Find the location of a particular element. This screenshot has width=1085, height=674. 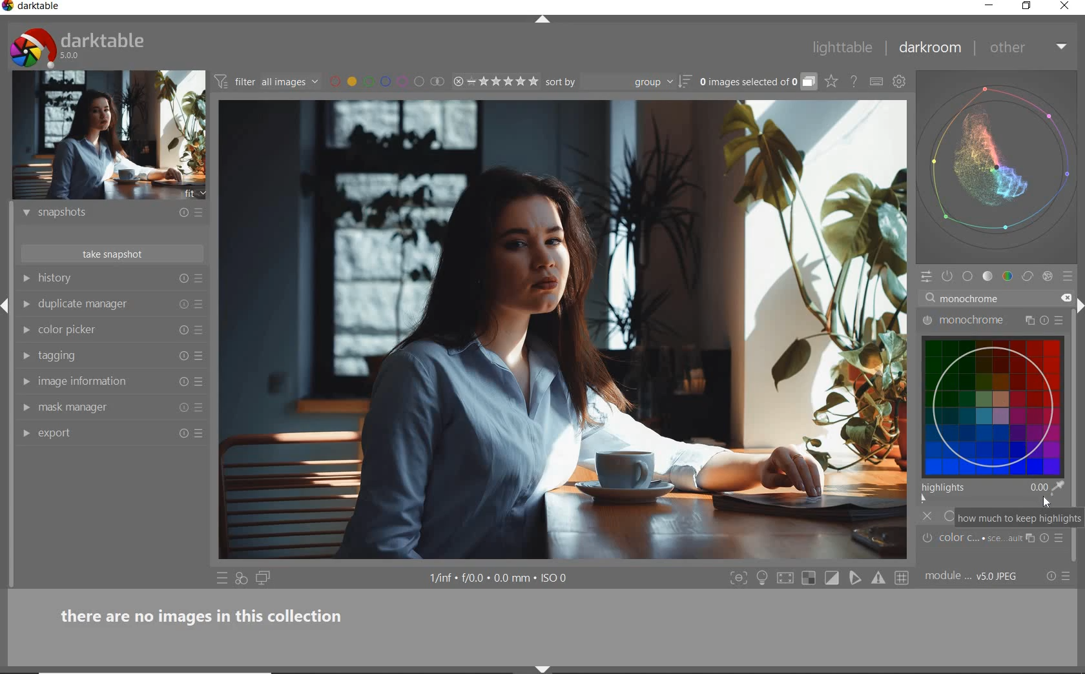

monochrome map is located at coordinates (996, 402).